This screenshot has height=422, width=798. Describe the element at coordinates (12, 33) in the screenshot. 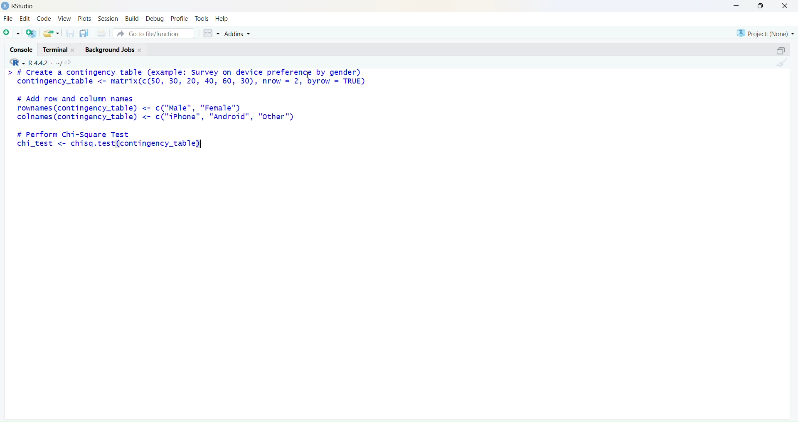

I see `add file as` at that location.